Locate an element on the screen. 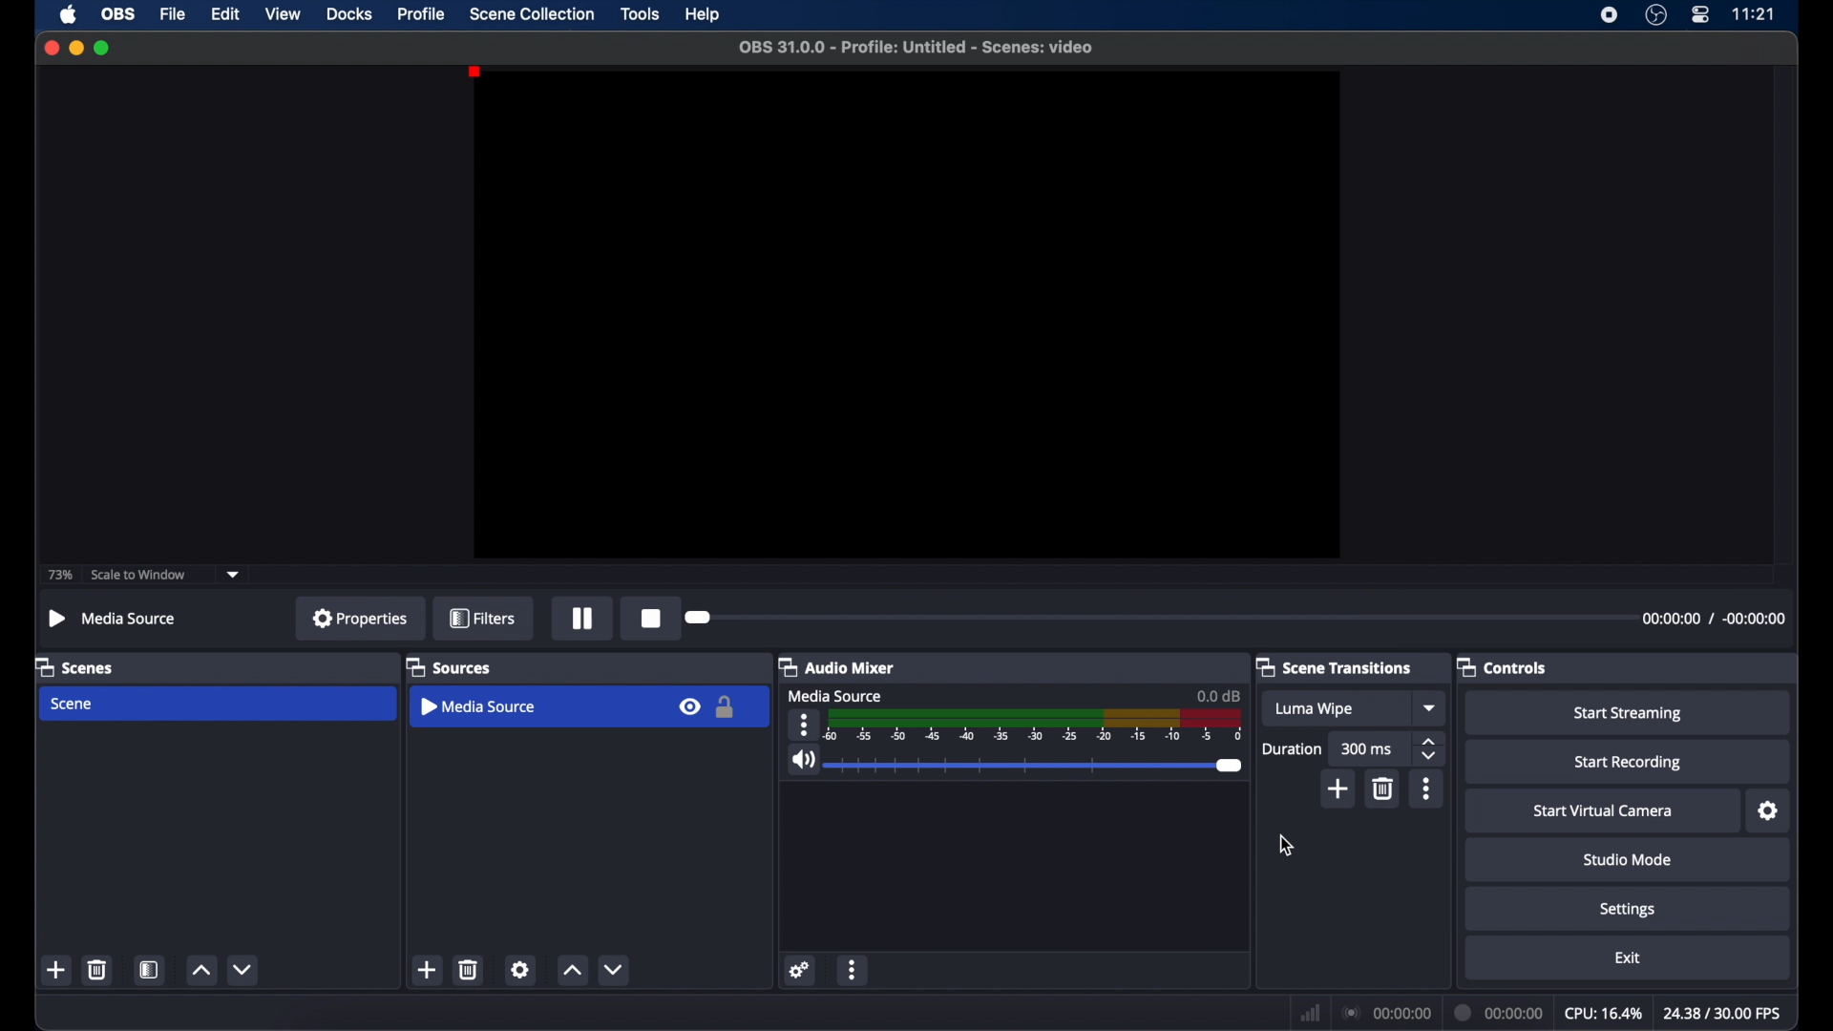 Image resolution: width=1833 pixels, height=1031 pixels. control center is located at coordinates (1699, 15).